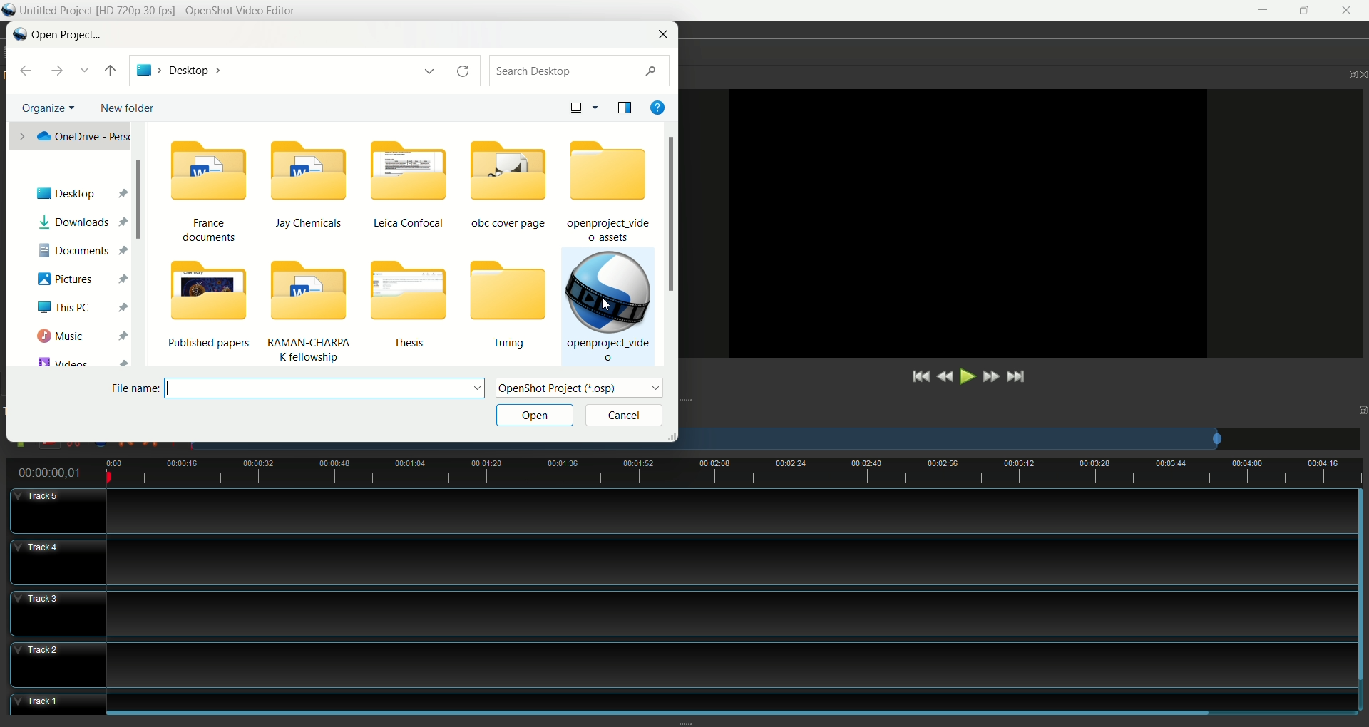 The width and height of the screenshot is (1369, 727). I want to click on Untitled Project [HD 720p 30 fps] - OpenShot Video Editor, so click(173, 11).